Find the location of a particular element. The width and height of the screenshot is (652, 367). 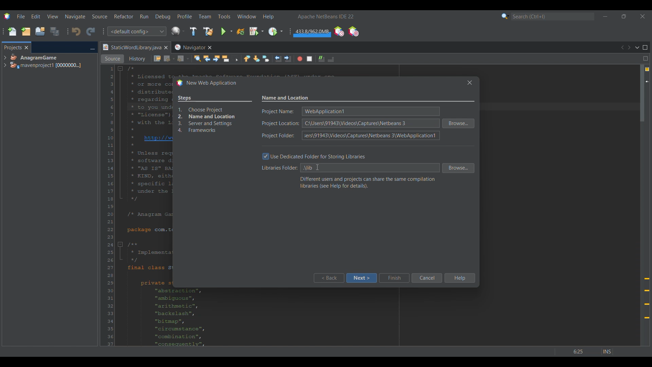

Close is located at coordinates (166, 48).